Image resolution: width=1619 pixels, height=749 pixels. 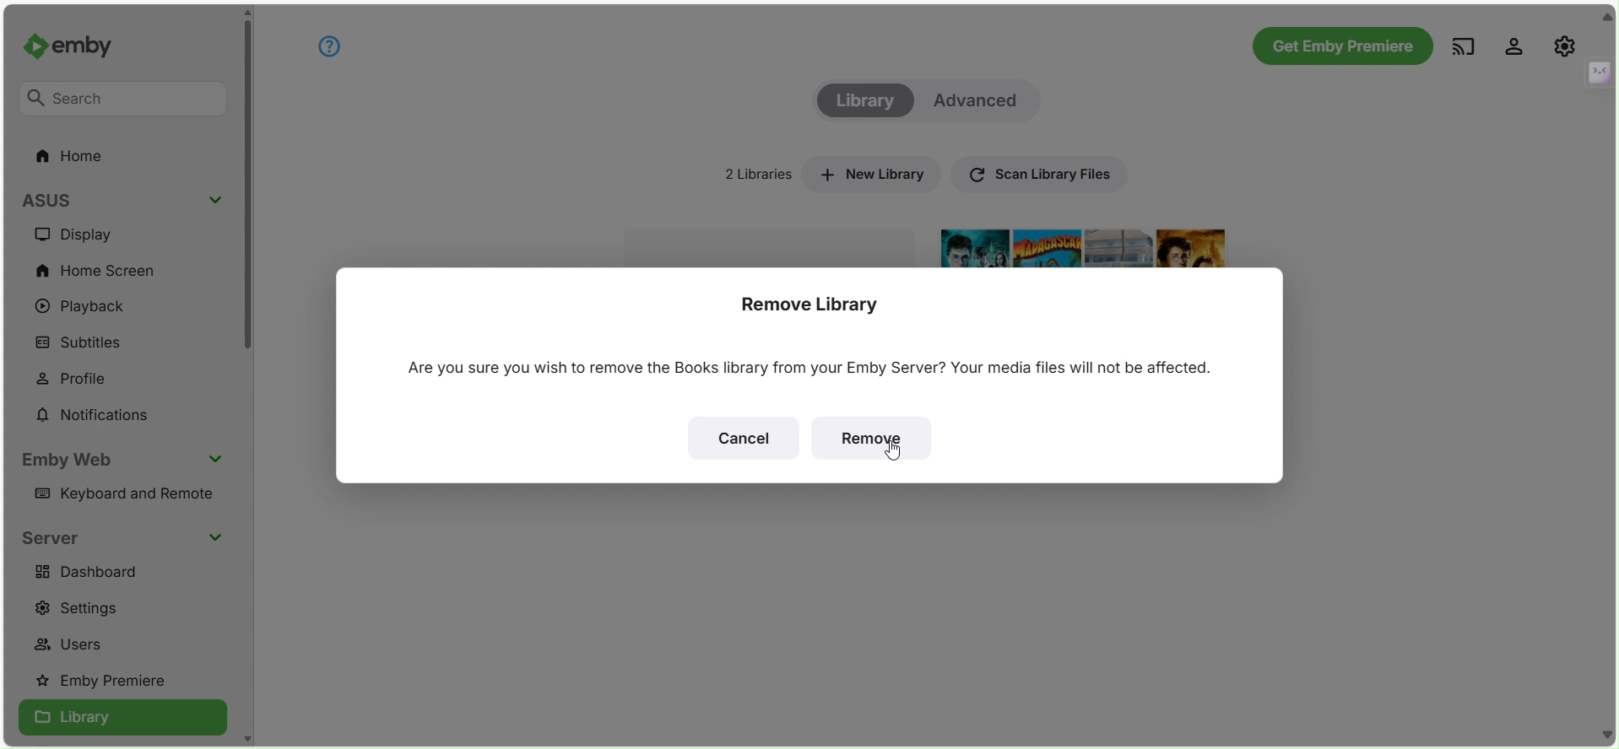 What do you see at coordinates (1607, 17) in the screenshot?
I see `collapse` at bounding box center [1607, 17].